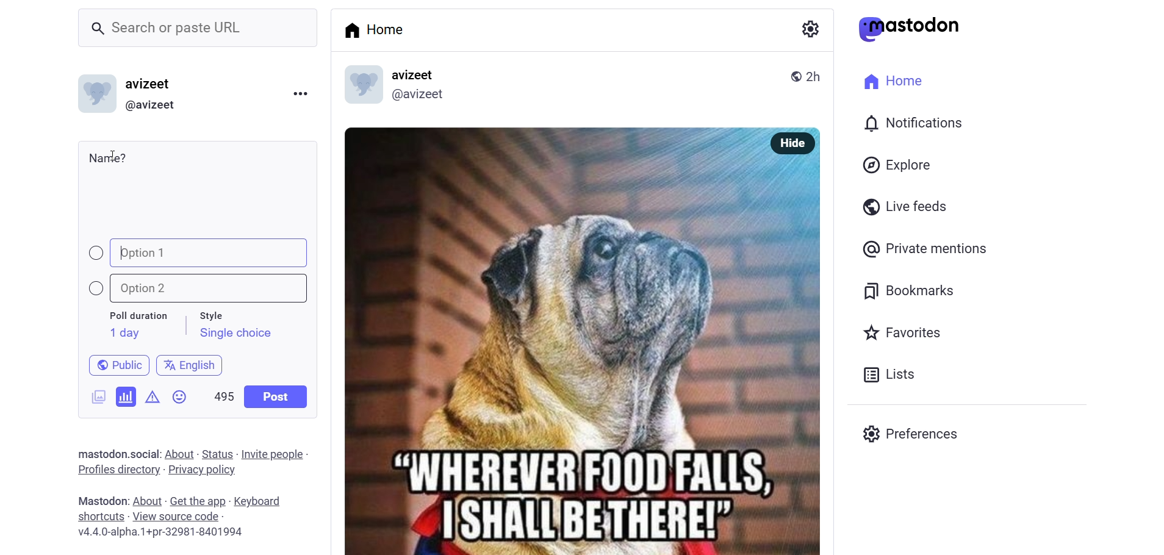  What do you see at coordinates (544, 335) in the screenshot?
I see `post image` at bounding box center [544, 335].